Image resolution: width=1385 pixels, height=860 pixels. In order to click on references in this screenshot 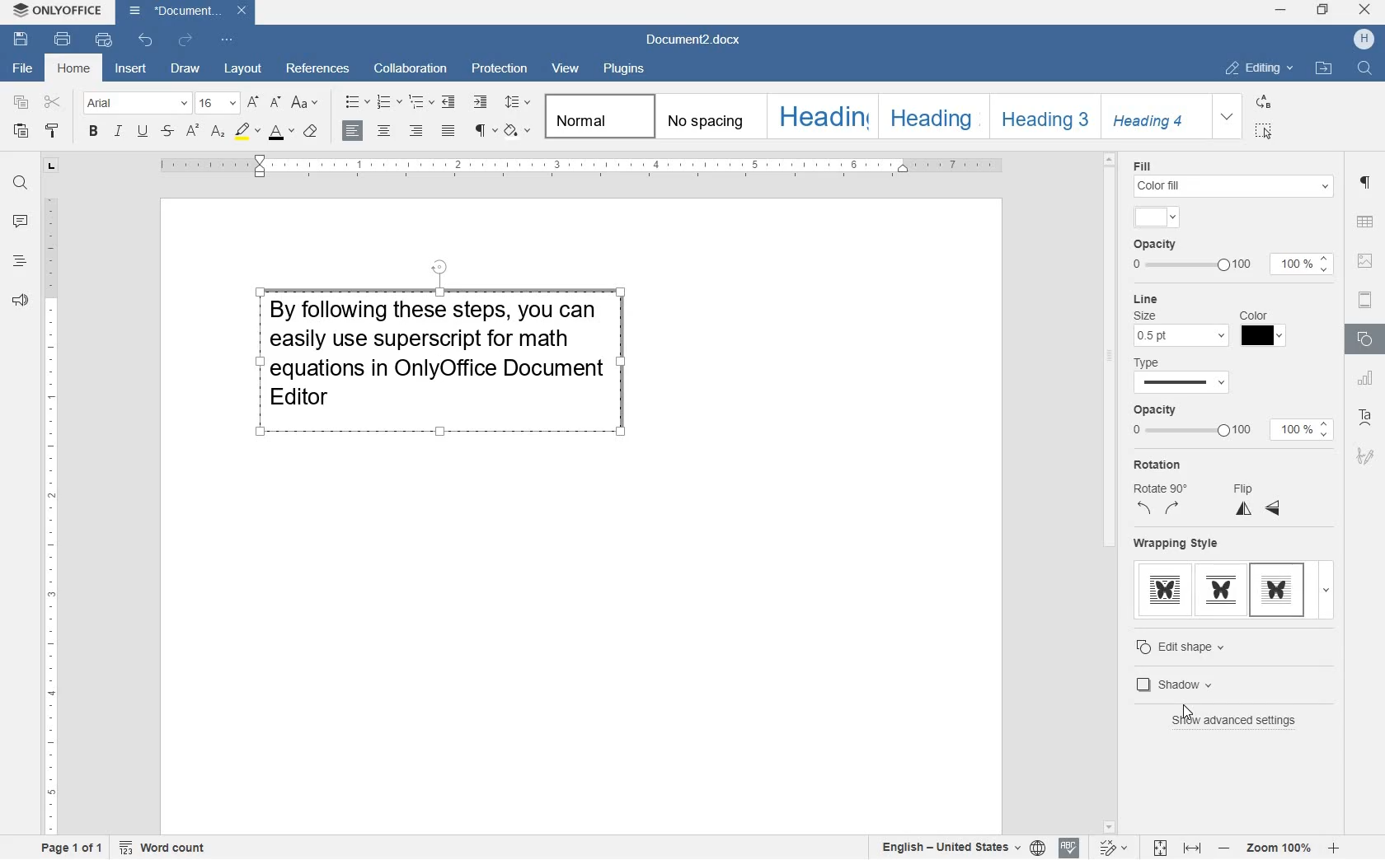, I will do `click(318, 71)`.